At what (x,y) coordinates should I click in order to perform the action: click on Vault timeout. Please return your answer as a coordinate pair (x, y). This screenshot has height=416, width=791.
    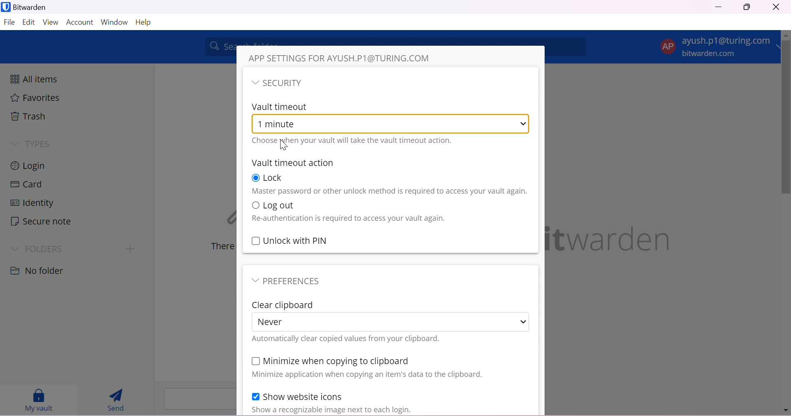
    Looking at the image, I should click on (281, 108).